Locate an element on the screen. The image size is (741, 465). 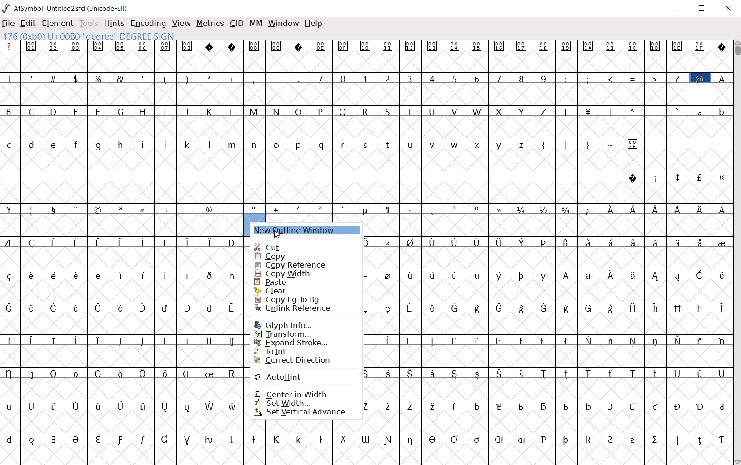
special characters is located at coordinates (676, 177).